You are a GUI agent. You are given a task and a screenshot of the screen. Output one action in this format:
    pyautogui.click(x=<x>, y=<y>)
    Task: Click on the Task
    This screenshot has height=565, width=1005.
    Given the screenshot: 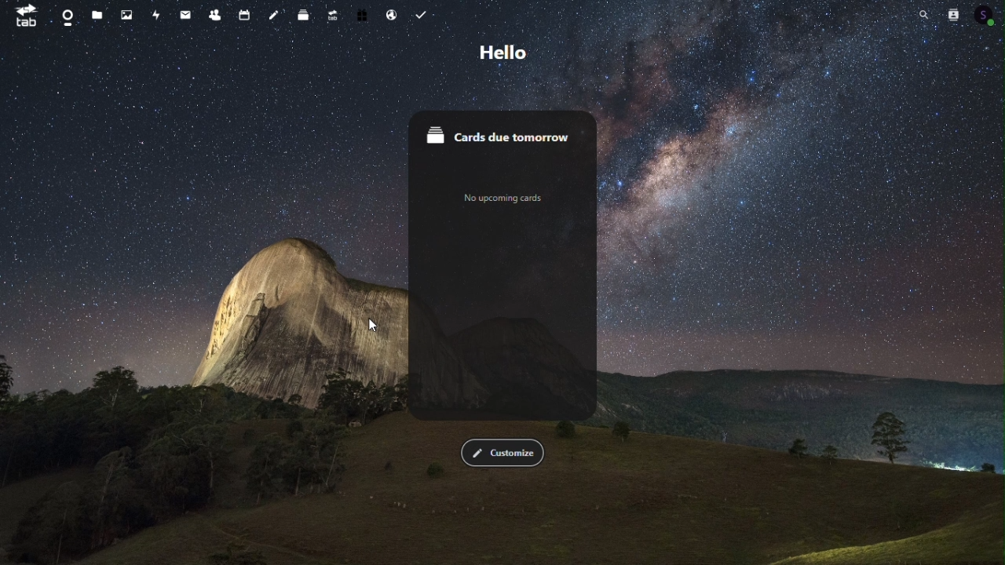 What is the action you would take?
    pyautogui.click(x=422, y=14)
    